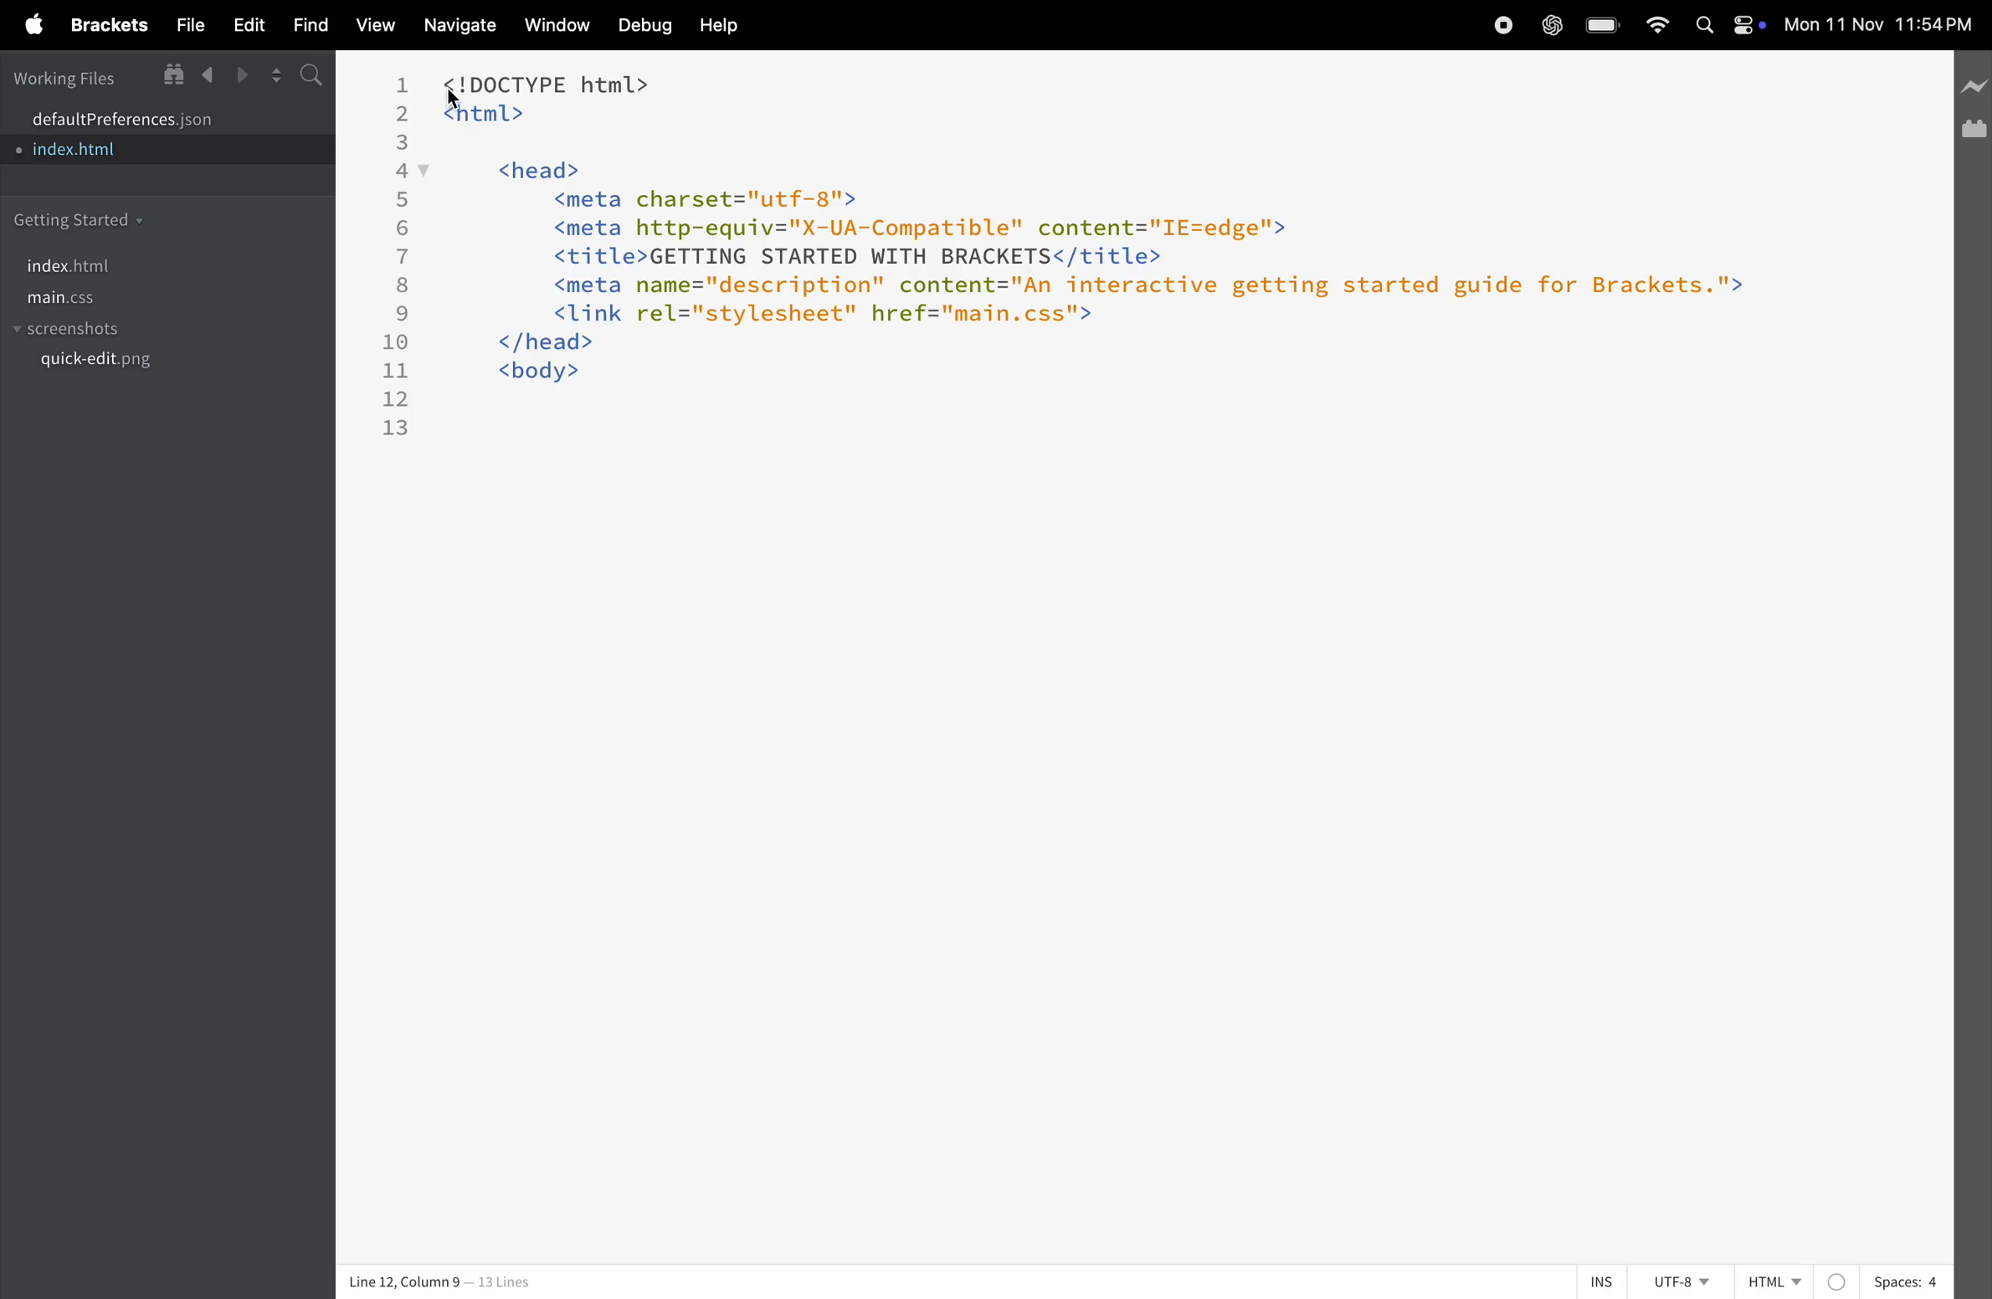  I want to click on wifi, so click(1660, 26).